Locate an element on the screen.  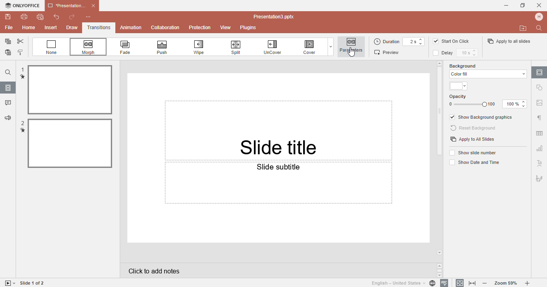
Scroll buttons is located at coordinates (440, 270).